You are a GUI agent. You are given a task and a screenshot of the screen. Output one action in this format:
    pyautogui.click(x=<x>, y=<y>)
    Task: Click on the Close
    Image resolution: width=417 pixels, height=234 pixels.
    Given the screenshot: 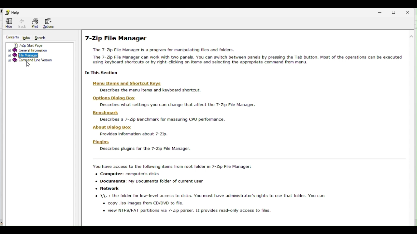 What is the action you would take?
    pyautogui.click(x=411, y=12)
    